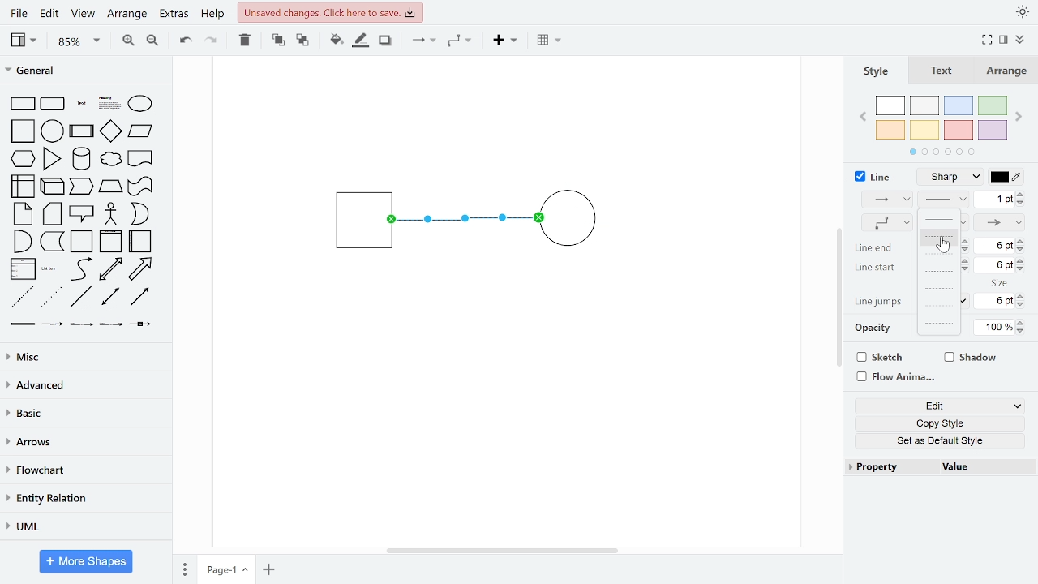 The width and height of the screenshot is (1038, 584). What do you see at coordinates (245, 40) in the screenshot?
I see `delete` at bounding box center [245, 40].